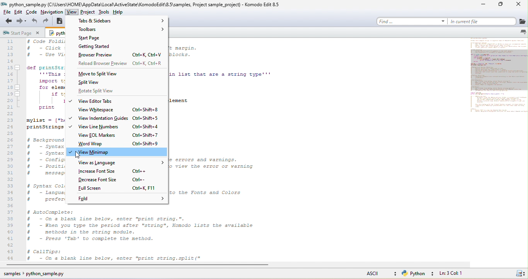 The image size is (528, 279). What do you see at coordinates (494, 77) in the screenshot?
I see `mini map` at bounding box center [494, 77].